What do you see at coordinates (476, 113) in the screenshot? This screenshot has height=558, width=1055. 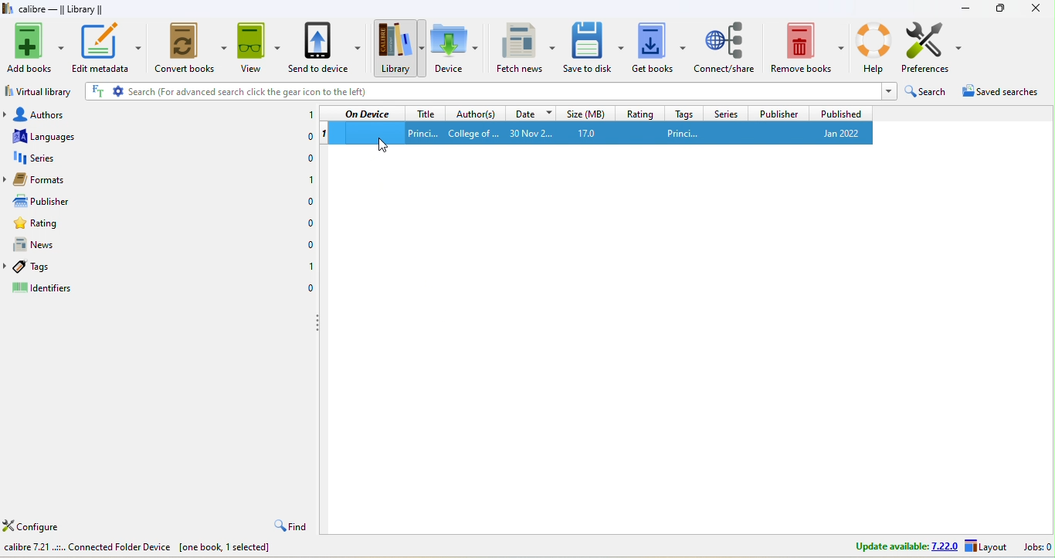 I see `author(s)` at bounding box center [476, 113].